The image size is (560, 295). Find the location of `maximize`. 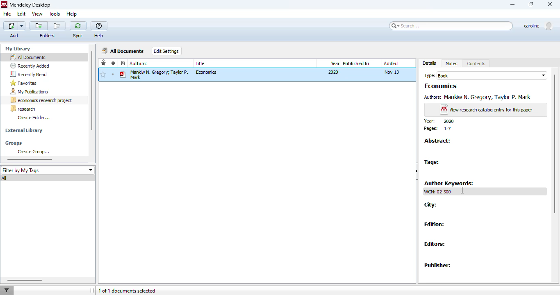

maximize is located at coordinates (531, 5).